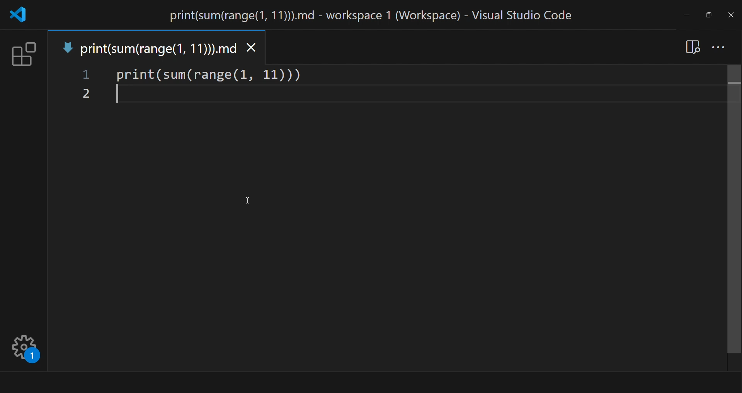  Describe the element at coordinates (87, 83) in the screenshot. I see `line number` at that location.